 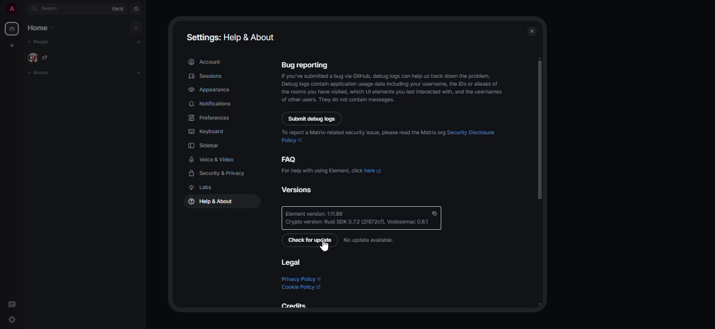 What do you see at coordinates (357, 218) in the screenshot?
I see `‘Element version: 111.89
Crypto version: Rust SDK 0.7.2 (21872cf), Vodozemac 0.81` at bounding box center [357, 218].